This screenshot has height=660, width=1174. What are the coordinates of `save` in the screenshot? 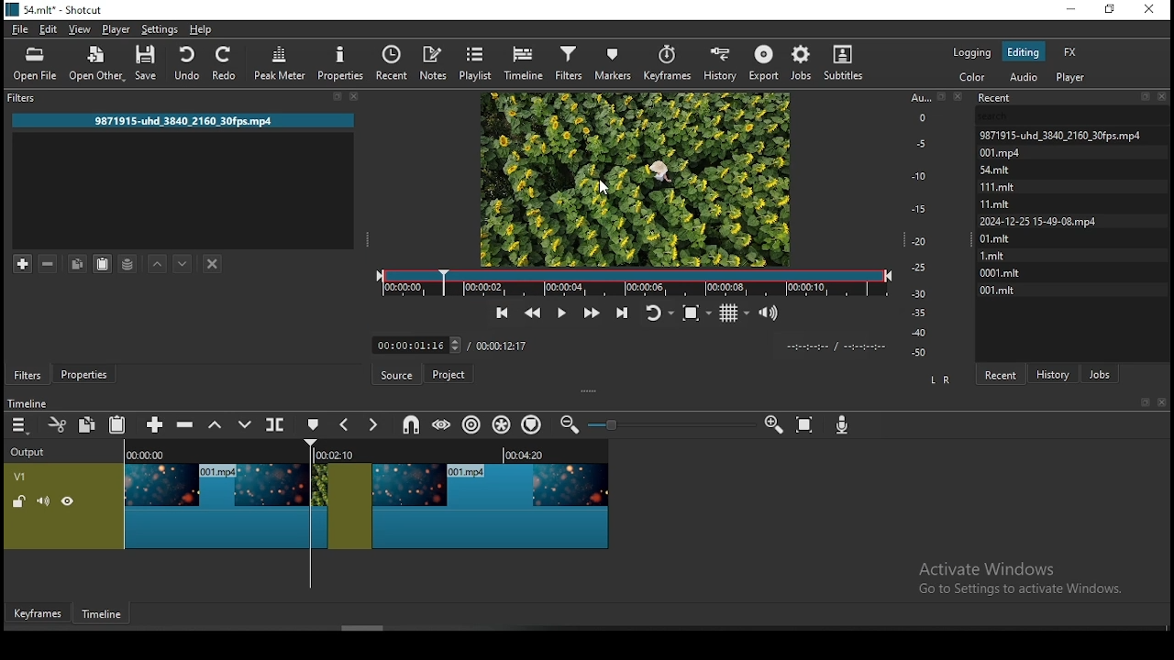 It's located at (149, 64).